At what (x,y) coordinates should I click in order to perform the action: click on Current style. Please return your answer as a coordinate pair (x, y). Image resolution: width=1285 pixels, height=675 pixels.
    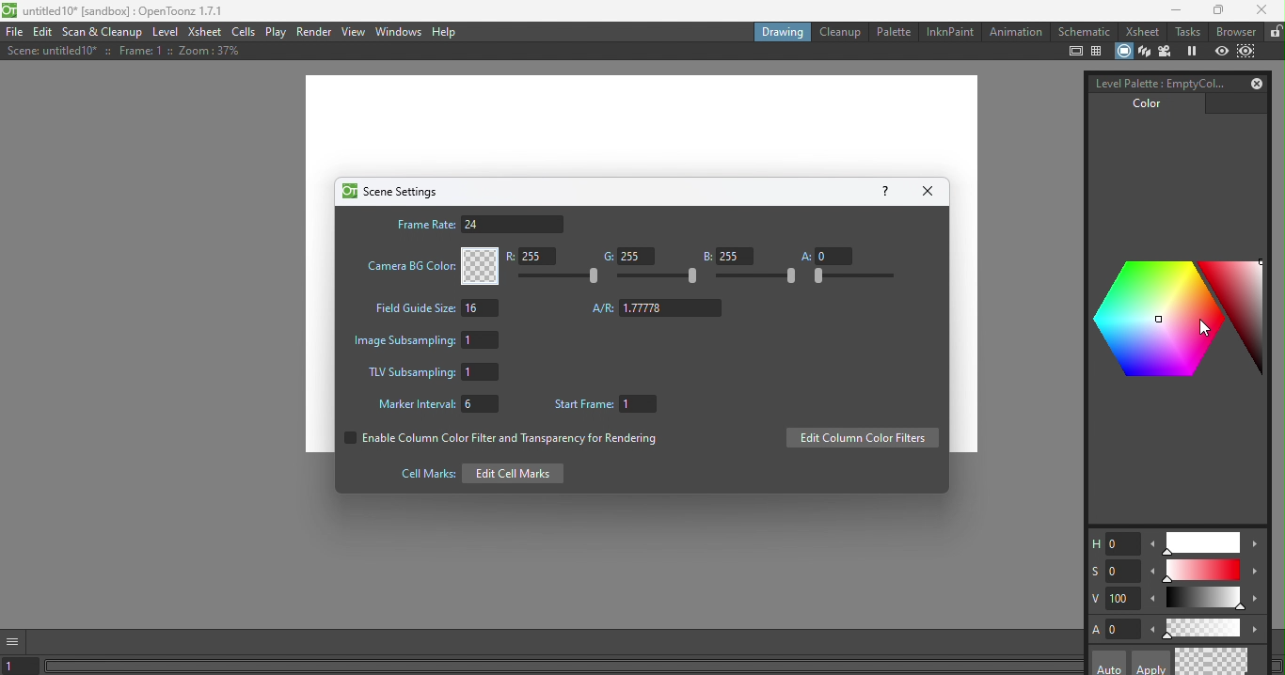
    Looking at the image, I should click on (1194, 662).